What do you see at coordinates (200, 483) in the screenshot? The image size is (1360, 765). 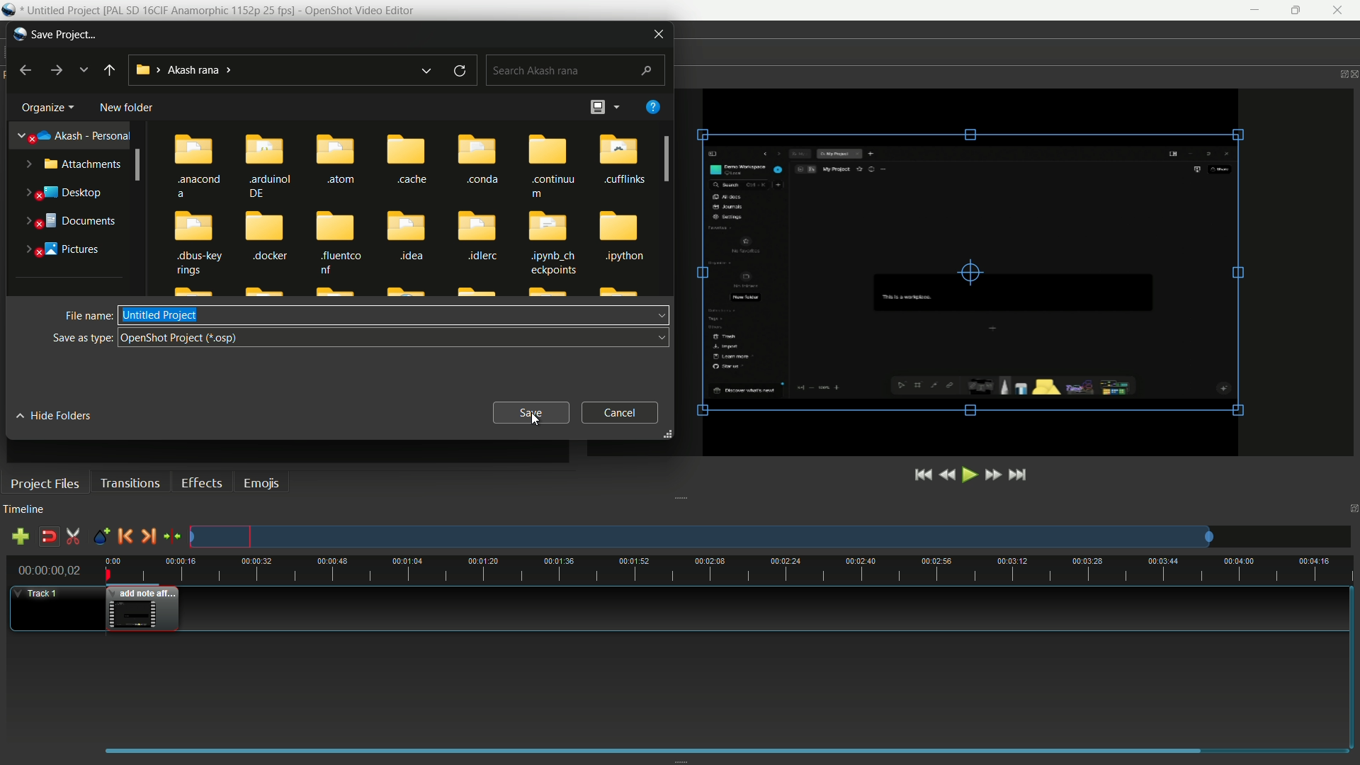 I see `effects` at bounding box center [200, 483].